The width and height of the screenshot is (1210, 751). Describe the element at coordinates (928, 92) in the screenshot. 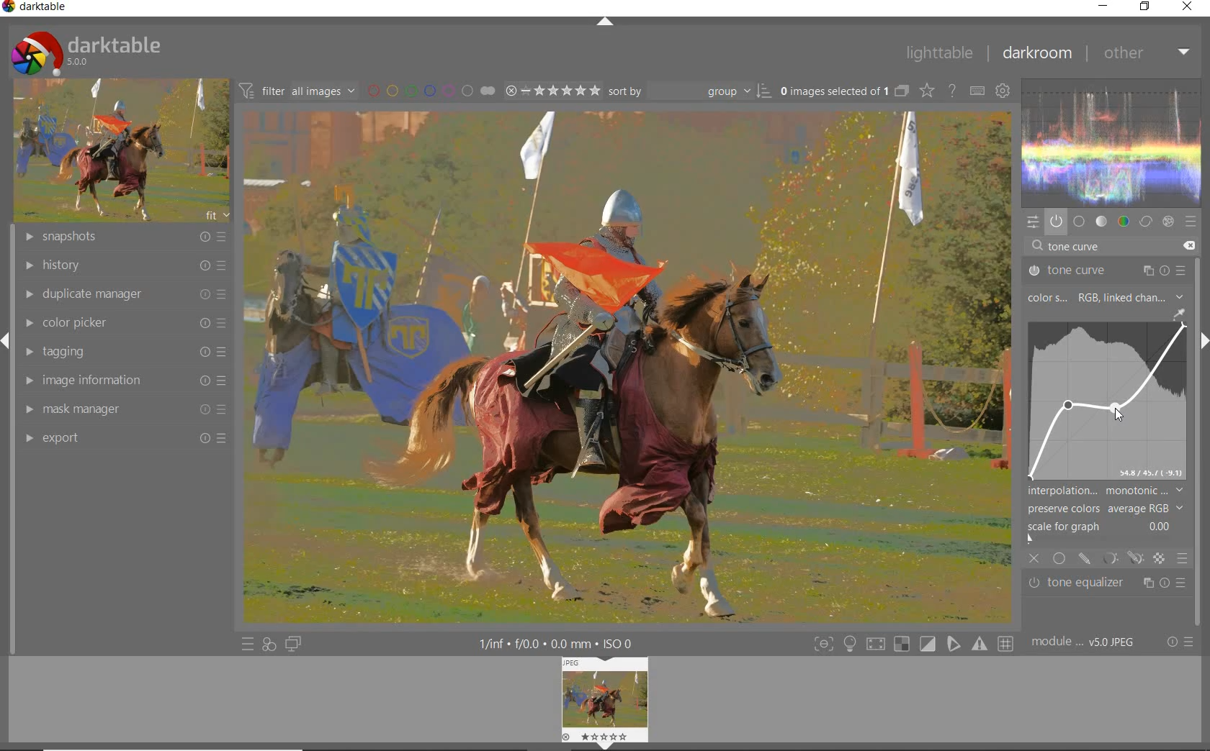

I see `change type of overlays` at that location.